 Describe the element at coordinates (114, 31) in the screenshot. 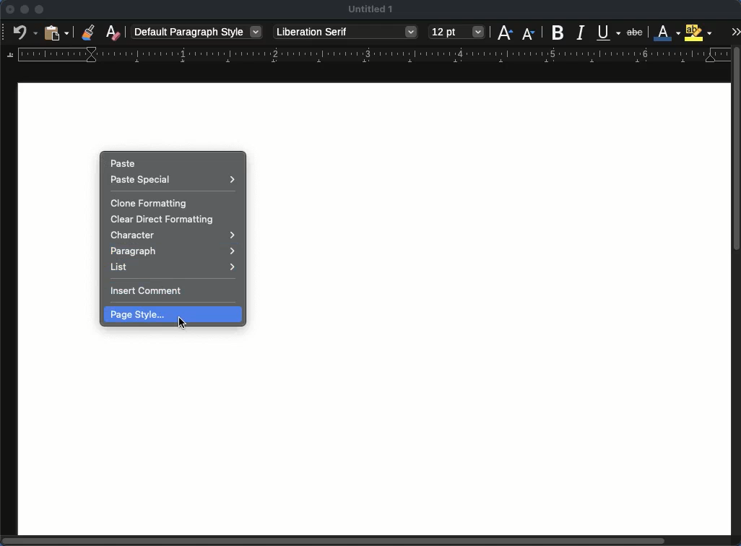

I see `clear formatting` at that location.